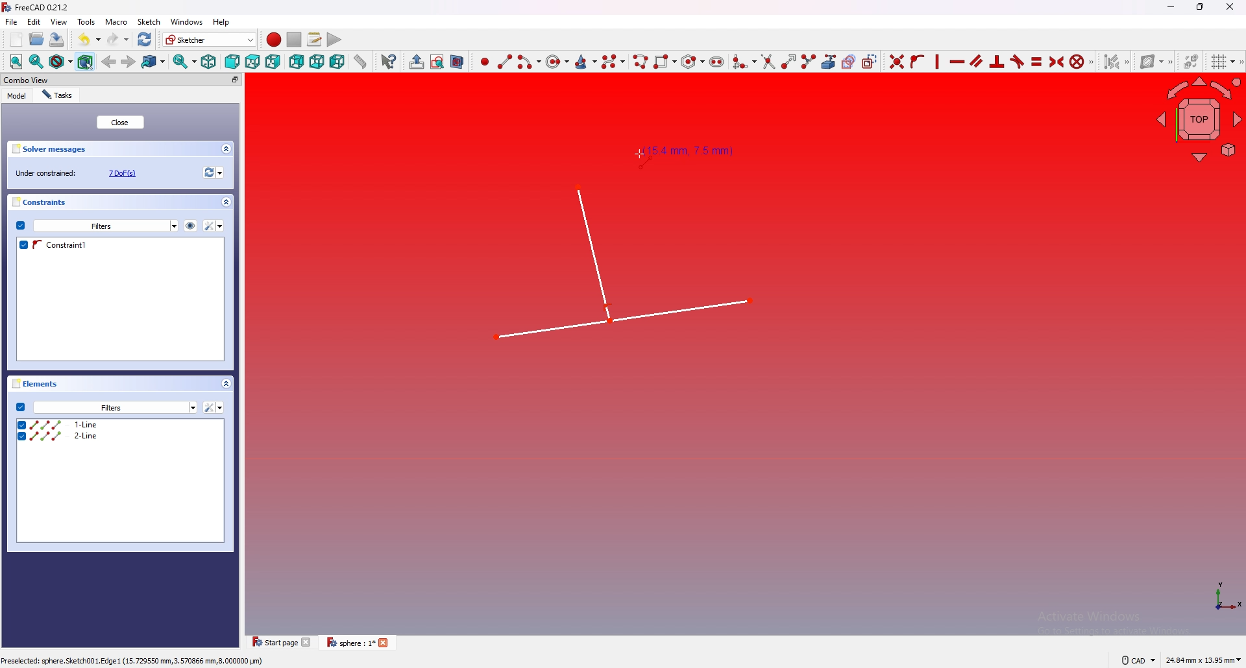 The image size is (1246, 668). I want to click on Minimize, so click(1169, 8).